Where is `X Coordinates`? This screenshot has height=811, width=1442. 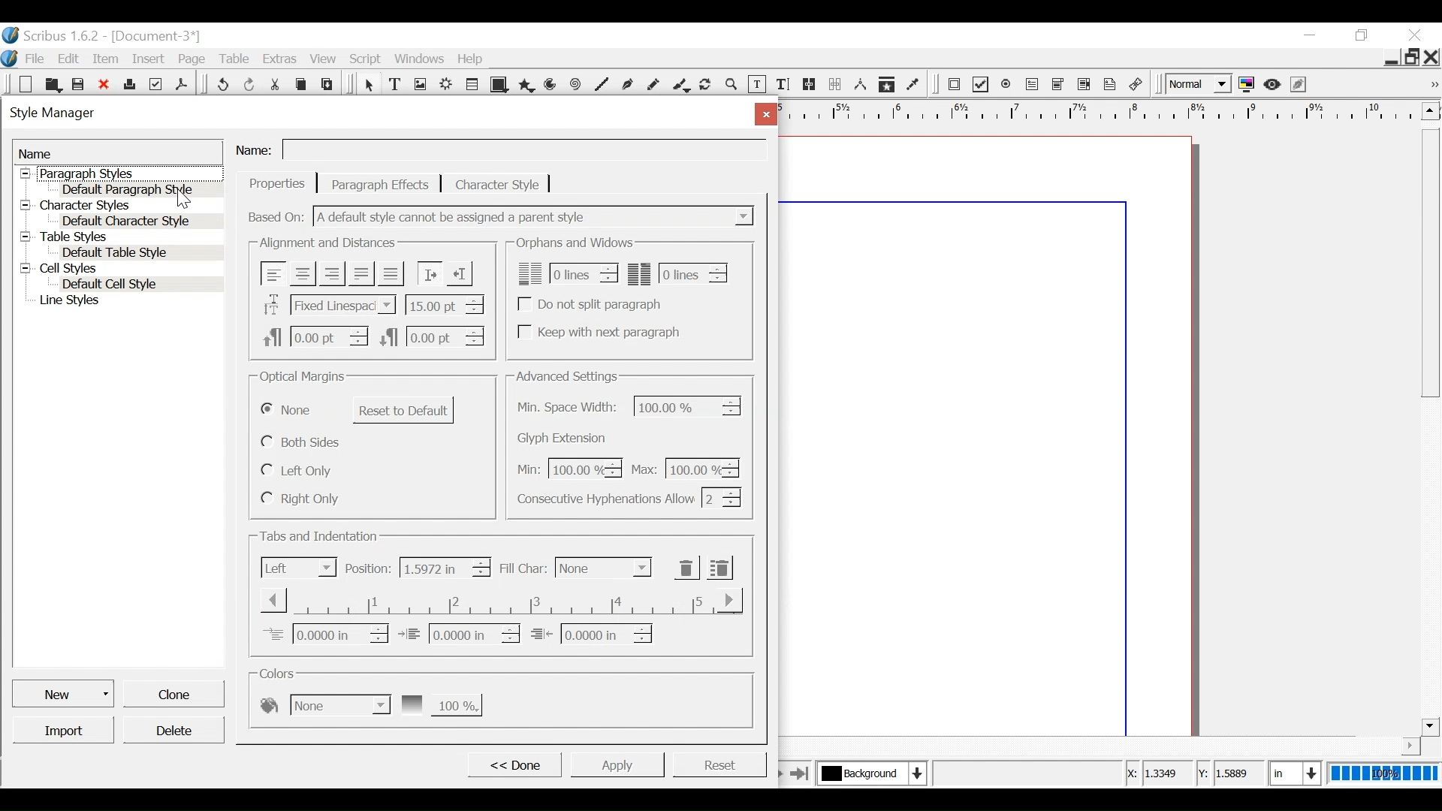
X Coordinates is located at coordinates (1157, 774).